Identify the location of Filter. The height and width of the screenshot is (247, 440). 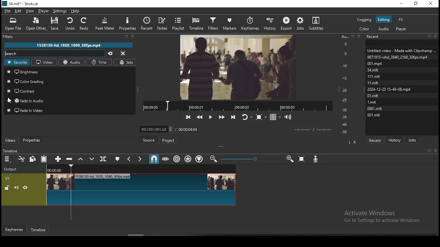
(71, 37).